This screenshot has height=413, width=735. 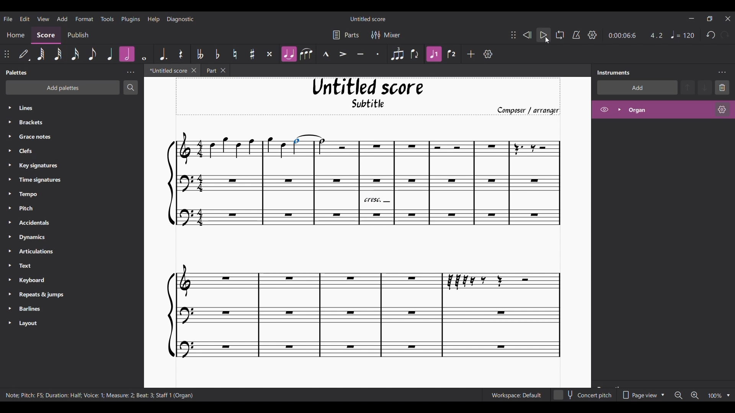 I want to click on 32nd note, so click(x=58, y=54).